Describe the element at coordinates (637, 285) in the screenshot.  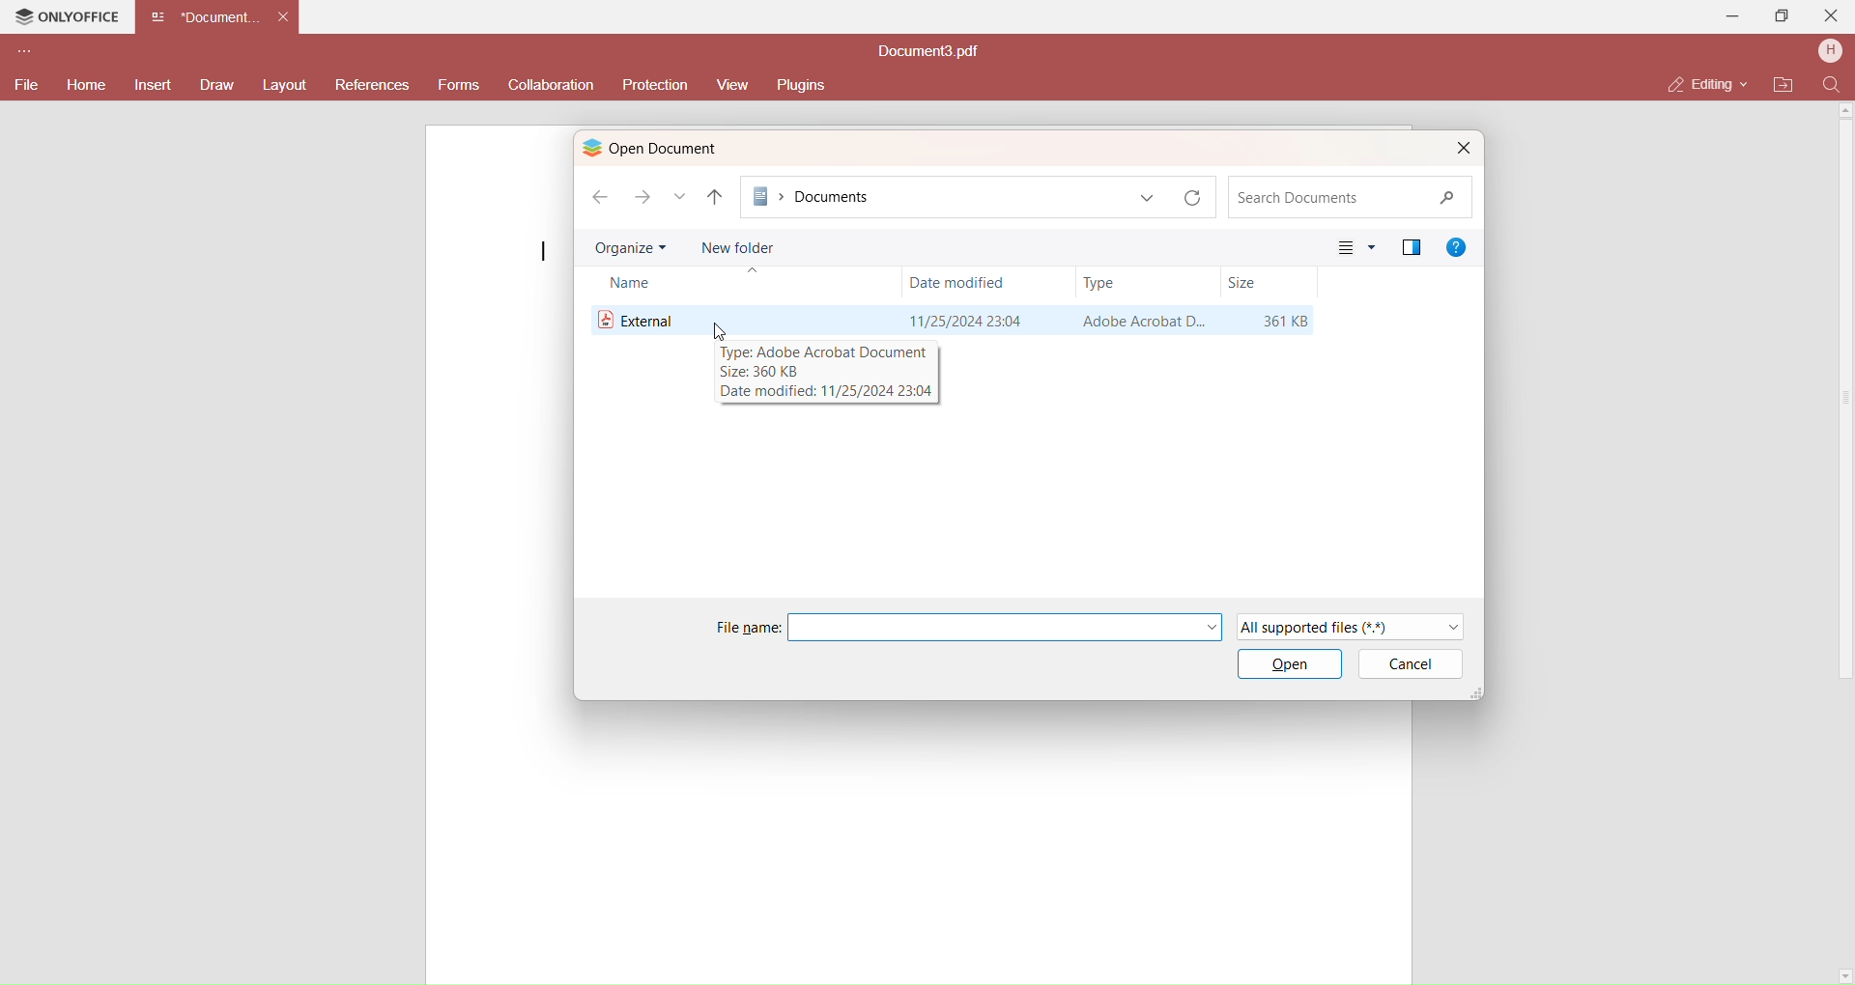
I see `Name` at that location.